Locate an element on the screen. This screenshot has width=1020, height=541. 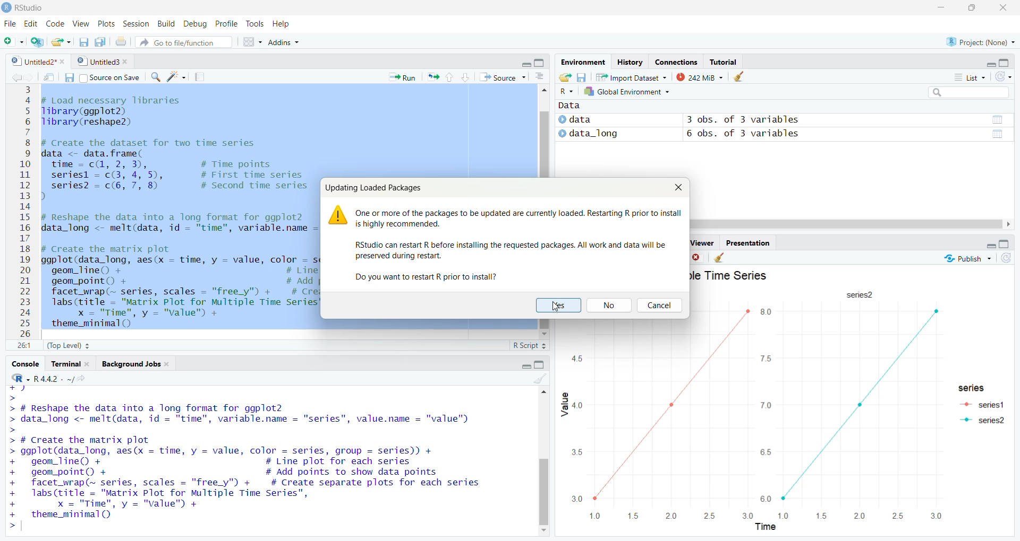
Close is located at coordinates (677, 187).